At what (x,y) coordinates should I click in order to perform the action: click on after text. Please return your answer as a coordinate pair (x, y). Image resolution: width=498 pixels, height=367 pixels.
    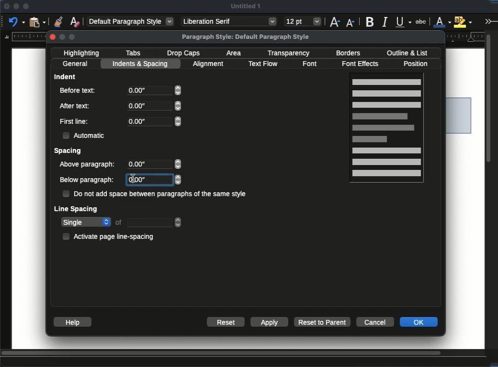
    Looking at the image, I should click on (76, 105).